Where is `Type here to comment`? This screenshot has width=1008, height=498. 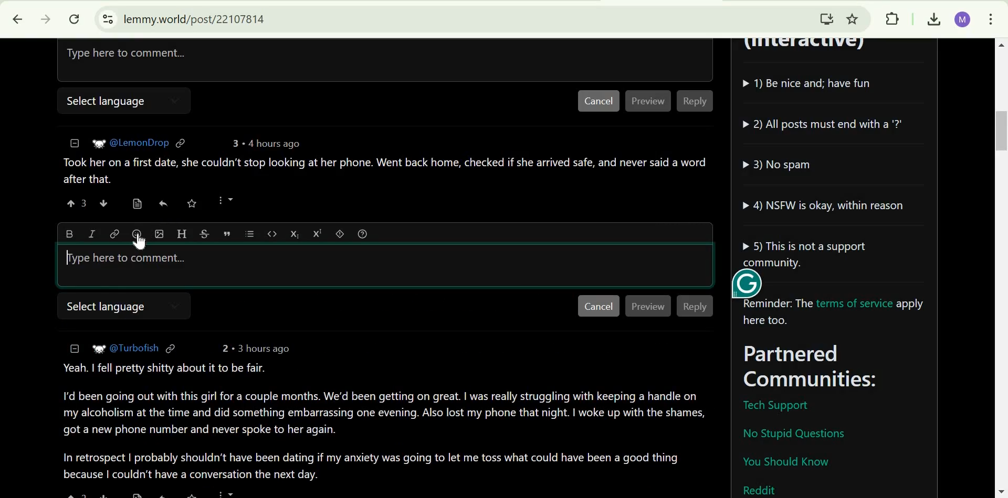
Type here to comment is located at coordinates (128, 261).